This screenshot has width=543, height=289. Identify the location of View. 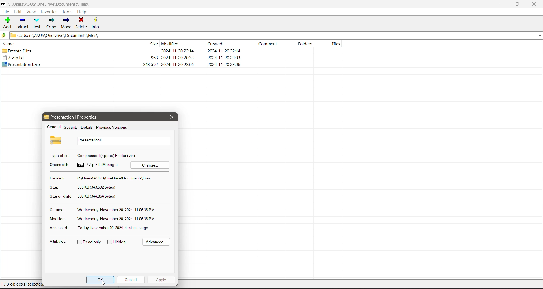
(31, 12).